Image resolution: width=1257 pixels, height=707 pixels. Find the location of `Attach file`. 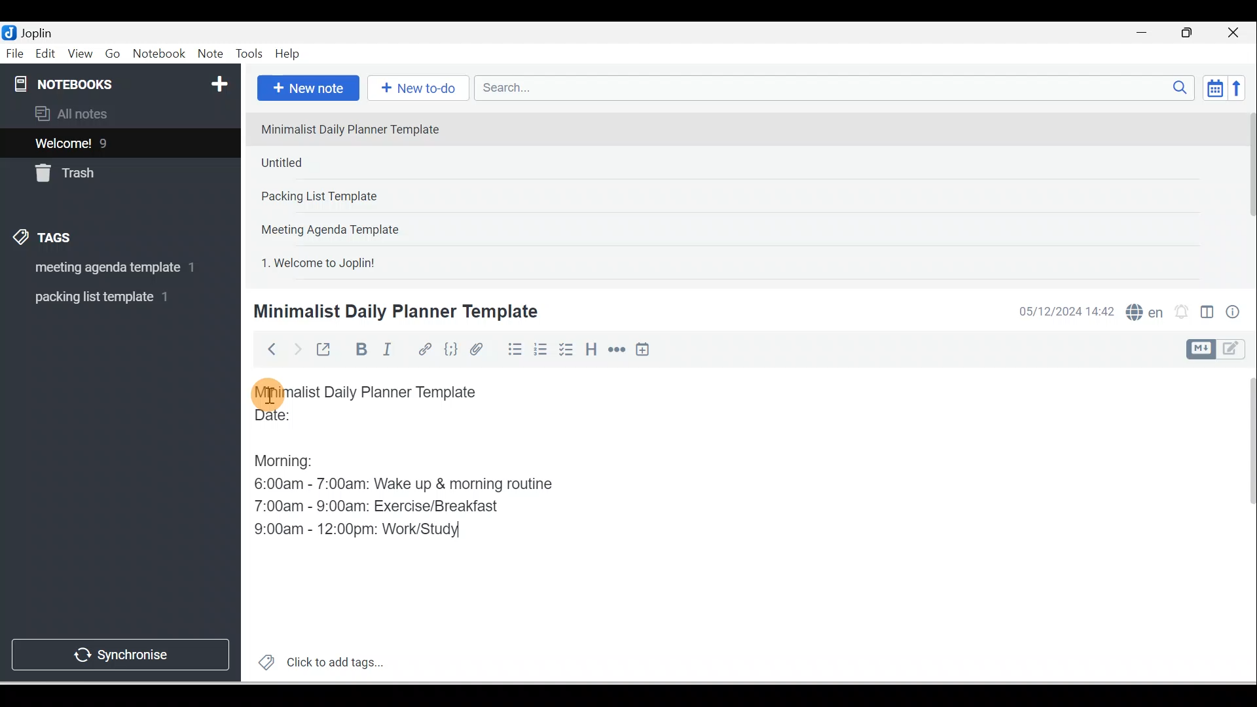

Attach file is located at coordinates (480, 349).